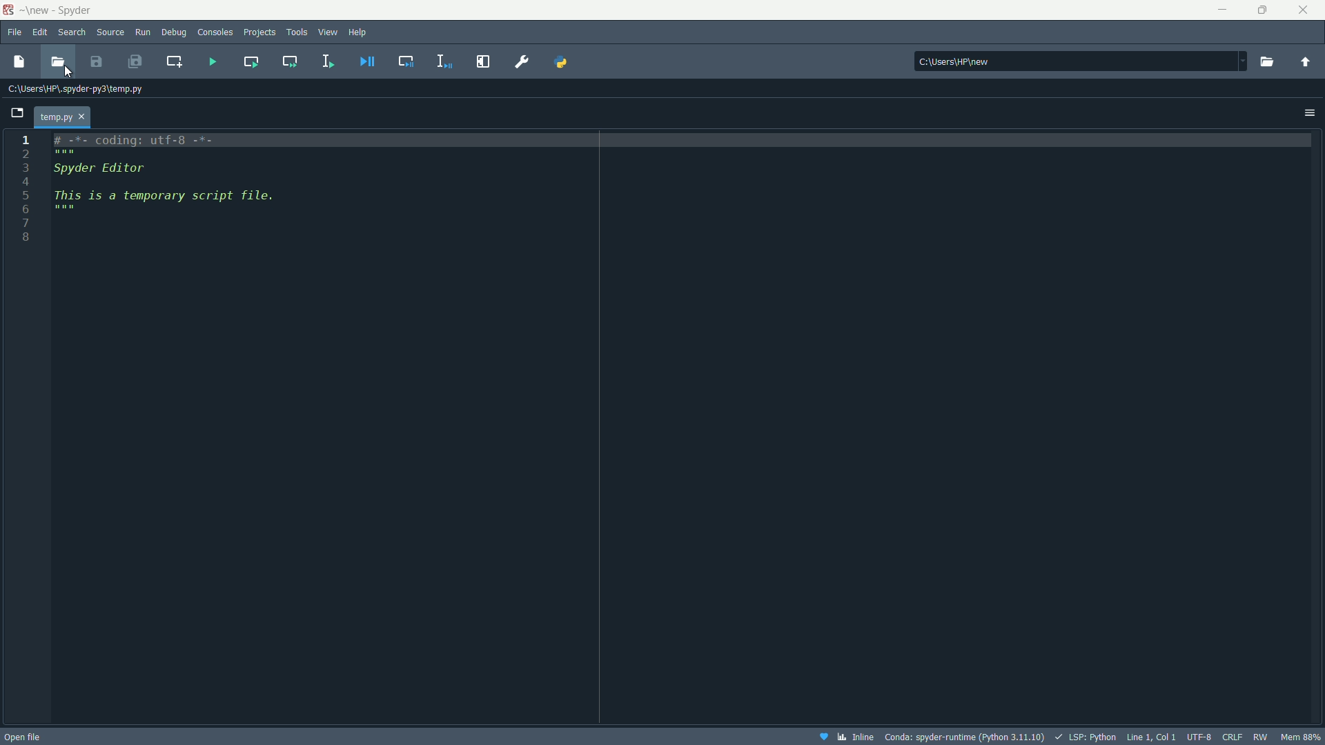 Image resolution: width=1325 pixels, height=745 pixels. I want to click on options, so click(1305, 112).